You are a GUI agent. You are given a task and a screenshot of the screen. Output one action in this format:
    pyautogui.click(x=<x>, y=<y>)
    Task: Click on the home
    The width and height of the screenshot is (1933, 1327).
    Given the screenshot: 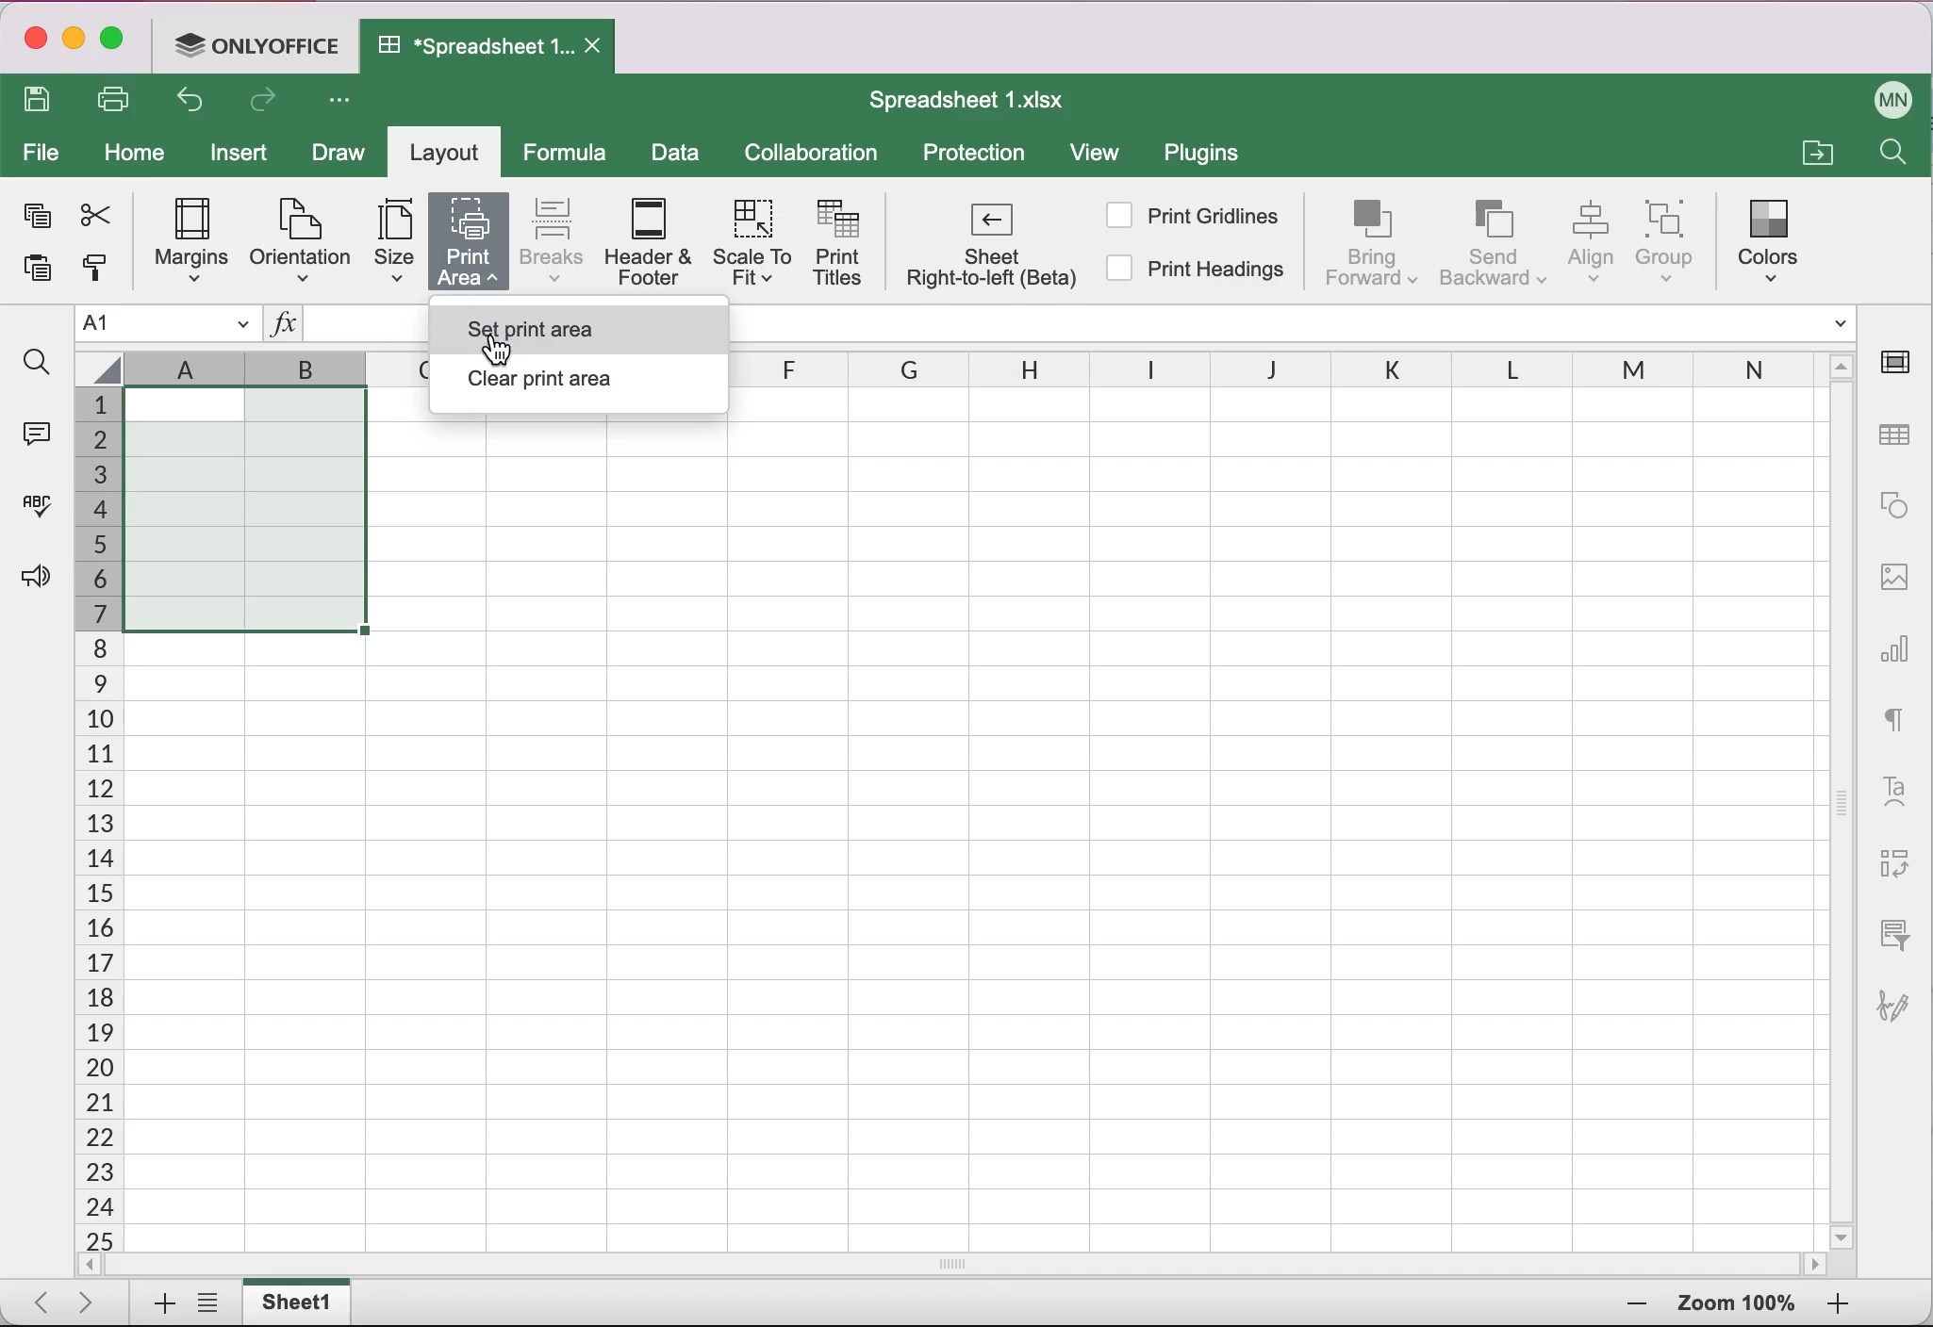 What is the action you would take?
    pyautogui.click(x=136, y=154)
    